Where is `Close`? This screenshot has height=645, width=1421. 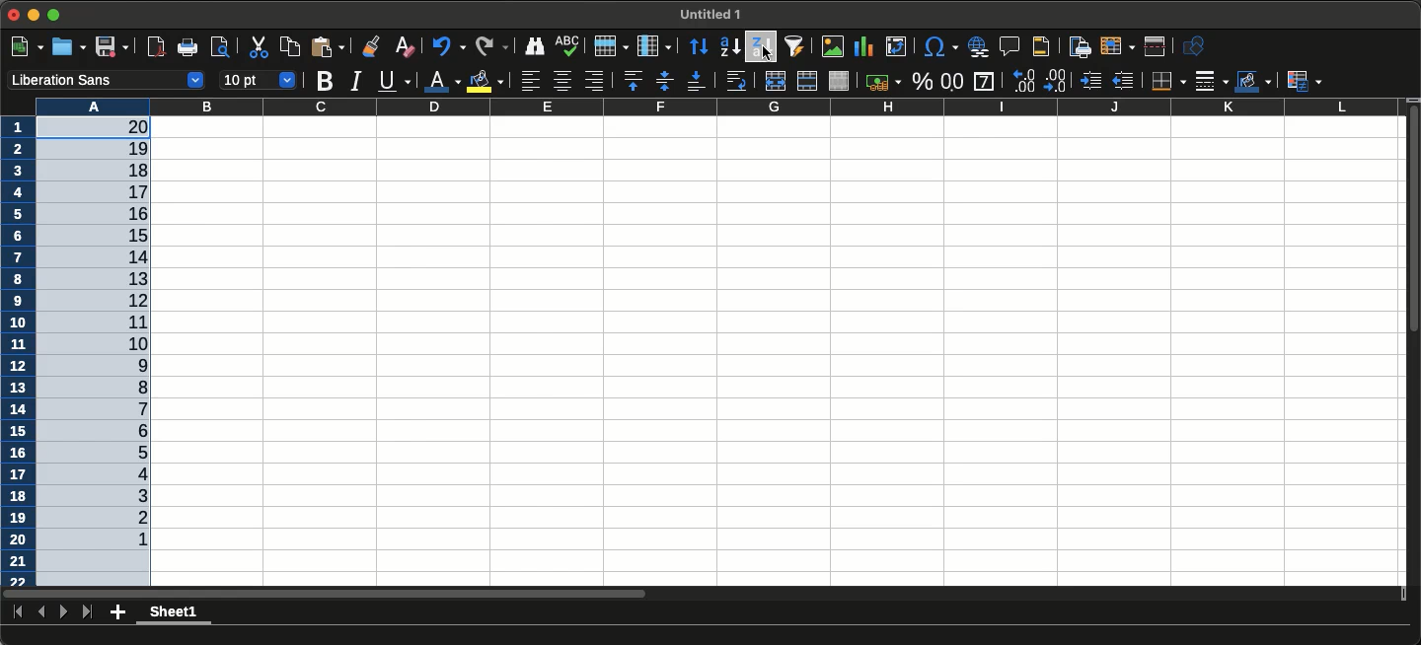 Close is located at coordinates (16, 16).